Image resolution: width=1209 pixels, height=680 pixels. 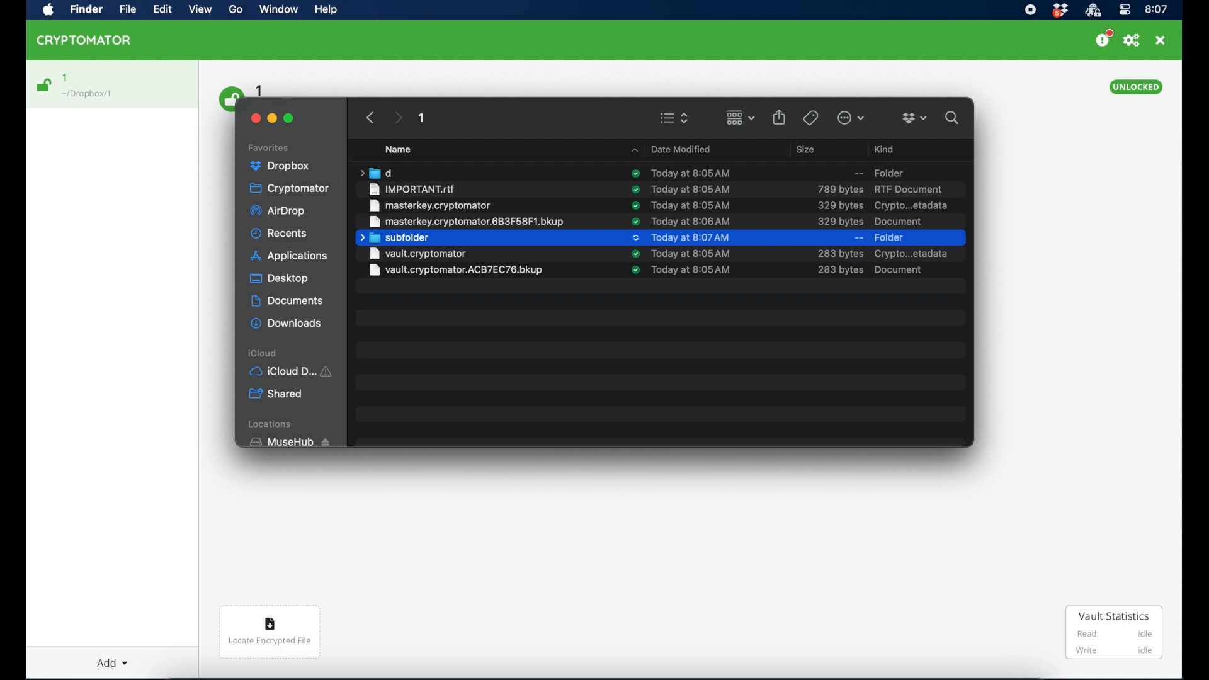 I want to click on sync, so click(x=634, y=174).